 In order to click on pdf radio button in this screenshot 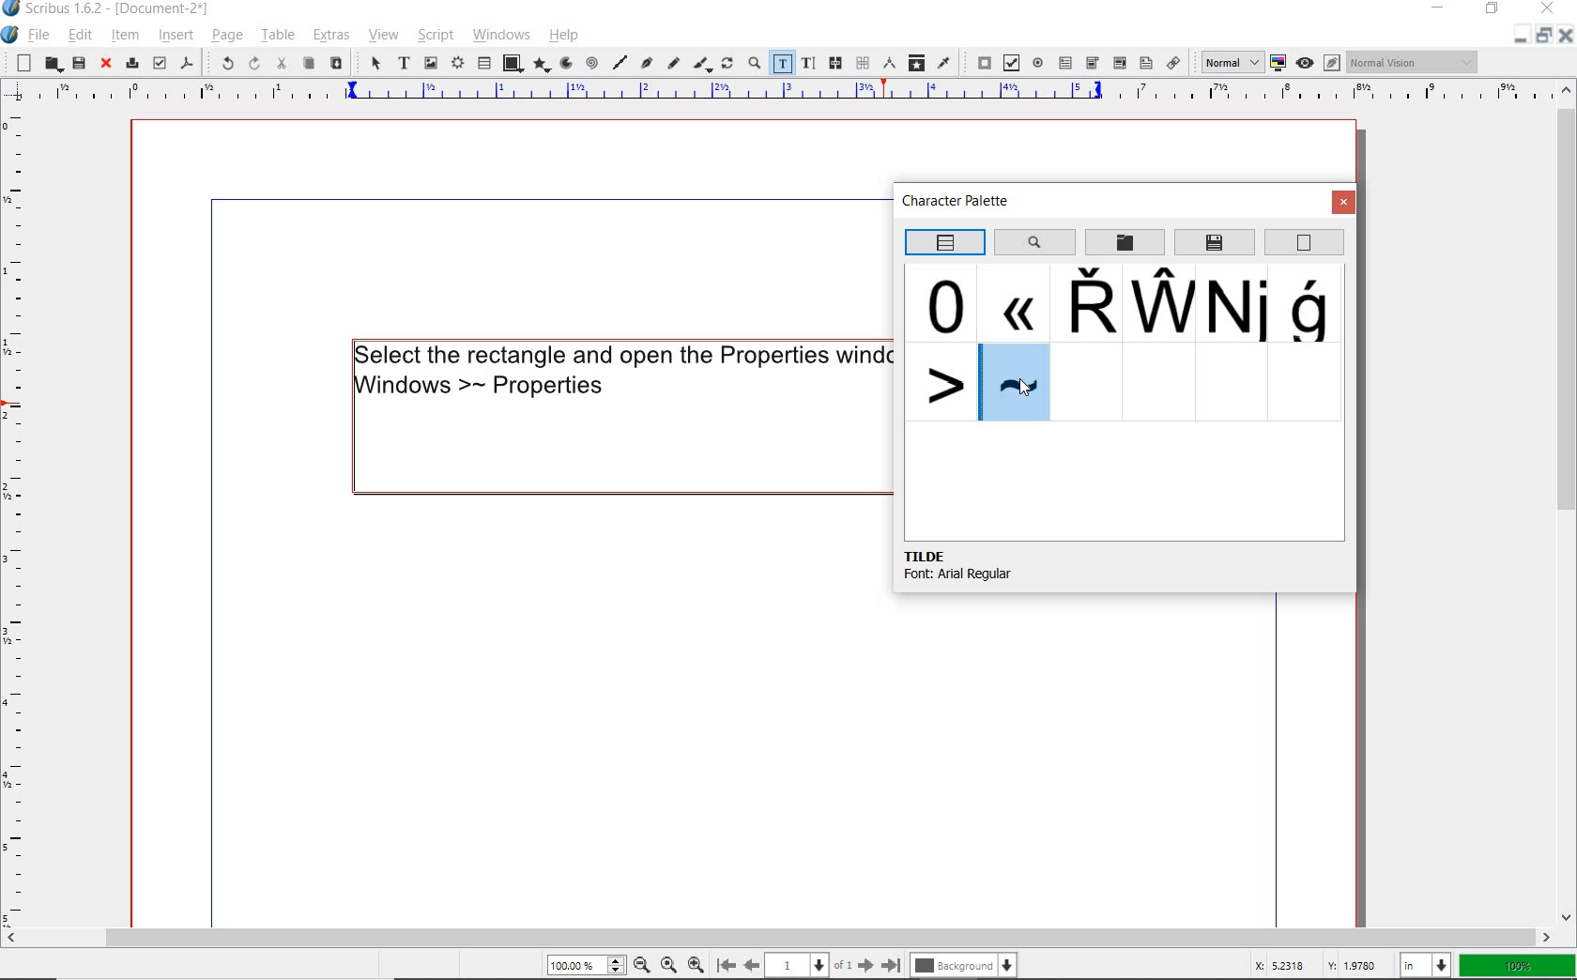, I will do `click(1037, 62)`.